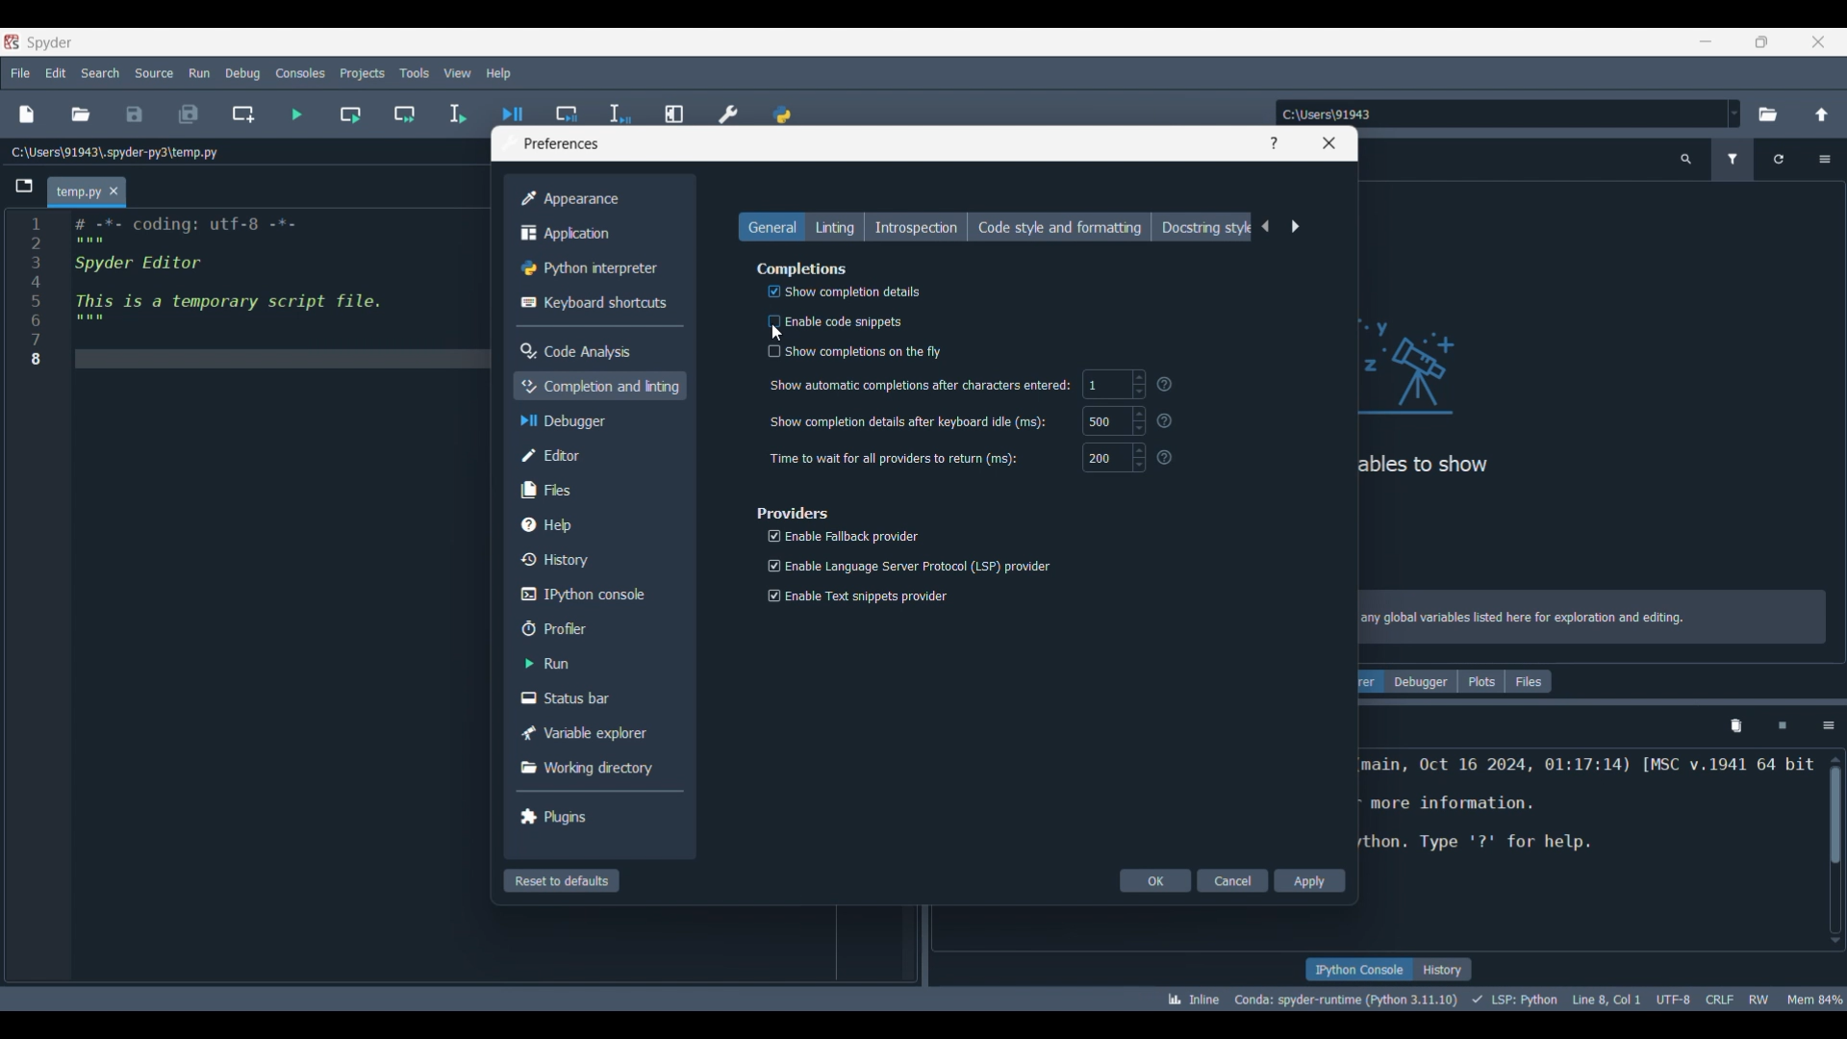 Image resolution: width=1847 pixels, height=1039 pixels. I want to click on Maximize current line, so click(676, 107).